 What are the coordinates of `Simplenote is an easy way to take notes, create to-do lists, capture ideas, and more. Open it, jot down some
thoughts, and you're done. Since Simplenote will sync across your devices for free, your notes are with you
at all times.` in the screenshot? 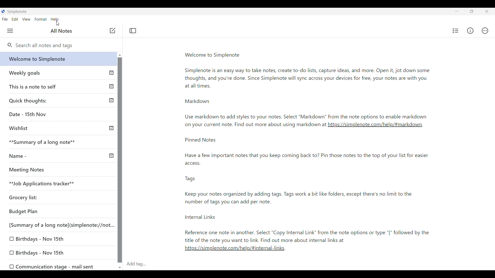 It's located at (308, 79).